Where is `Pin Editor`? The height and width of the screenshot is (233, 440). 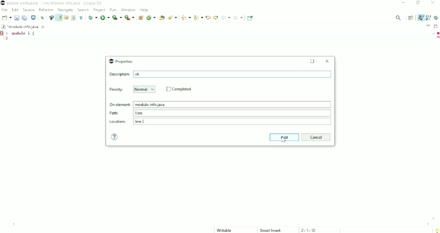
Pin Editor is located at coordinates (251, 18).